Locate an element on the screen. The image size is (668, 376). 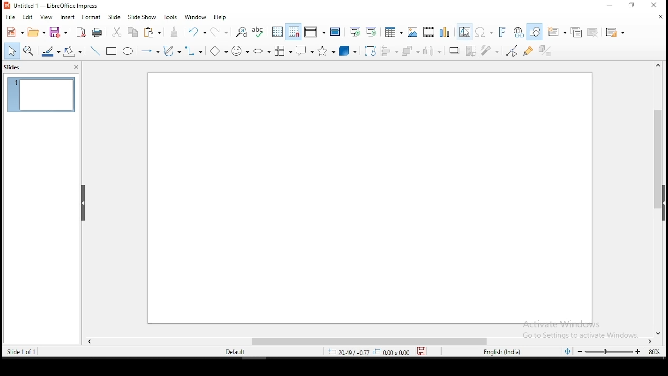
slide 1 of 1 is located at coordinates (26, 353).